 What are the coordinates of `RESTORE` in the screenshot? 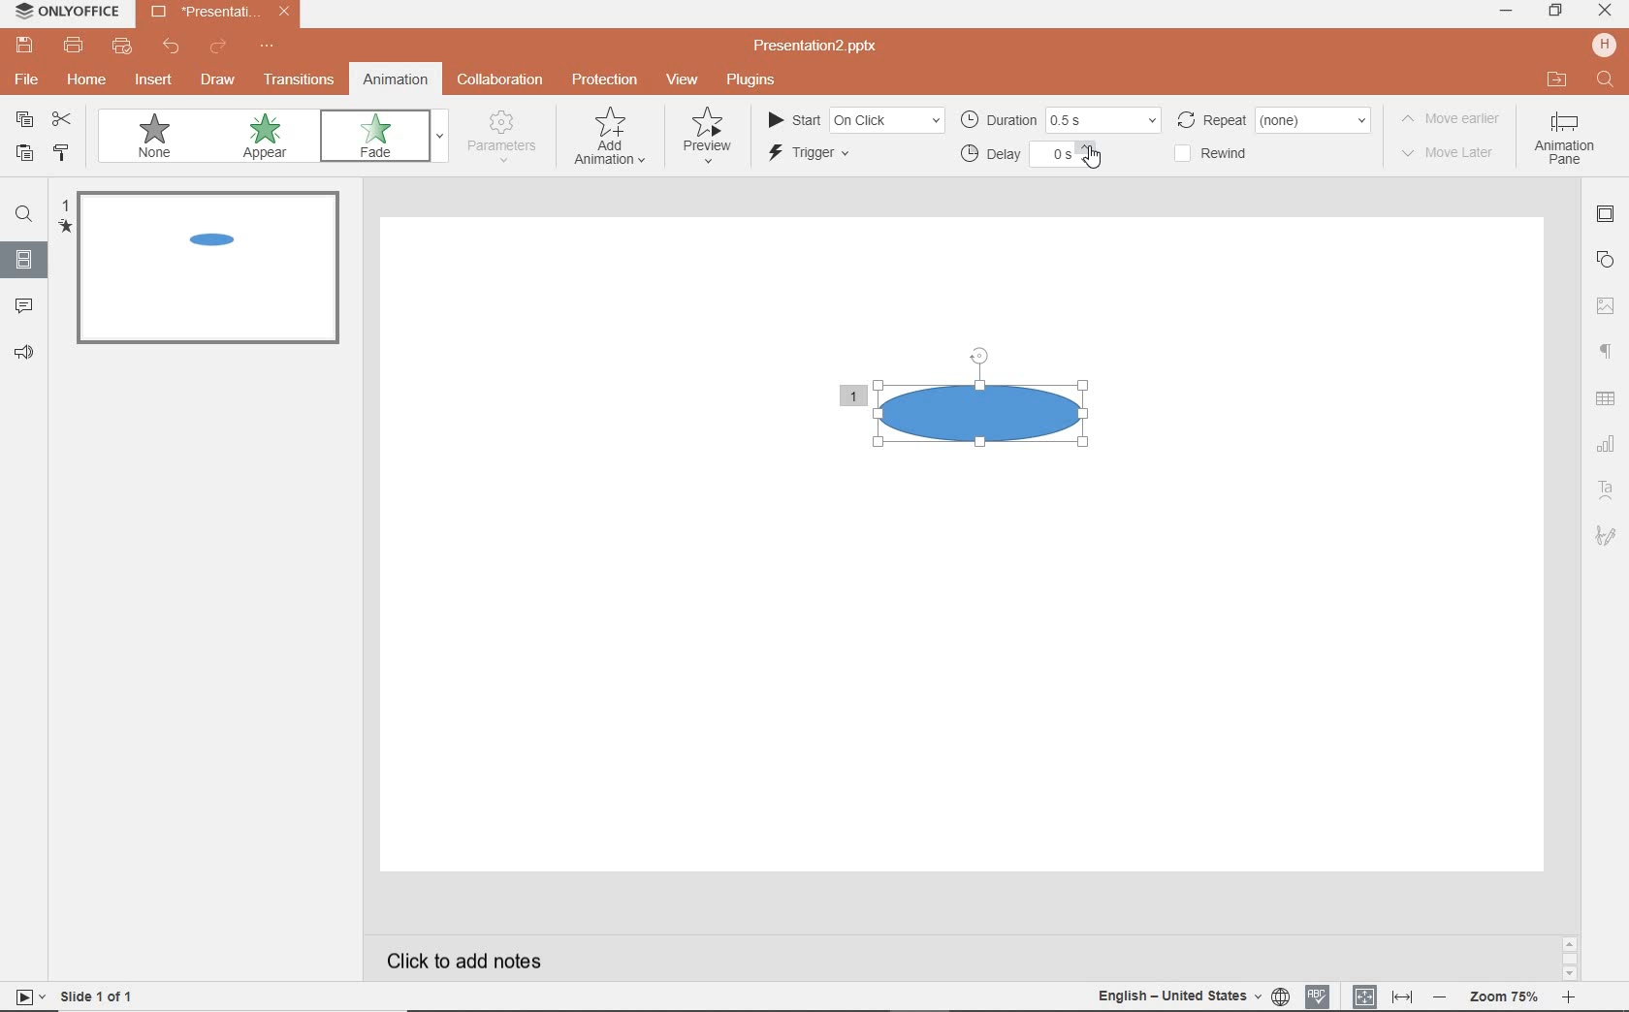 It's located at (1555, 13).